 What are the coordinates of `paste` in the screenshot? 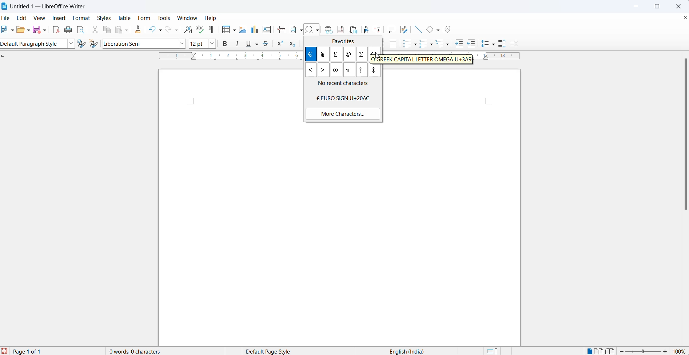 It's located at (118, 30).